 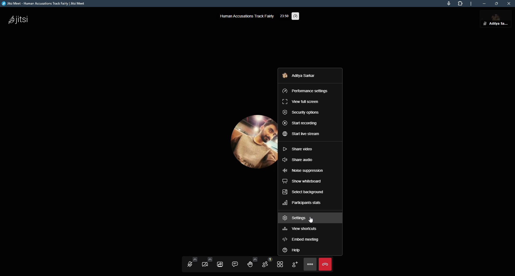 What do you see at coordinates (304, 170) in the screenshot?
I see `noise suppression` at bounding box center [304, 170].